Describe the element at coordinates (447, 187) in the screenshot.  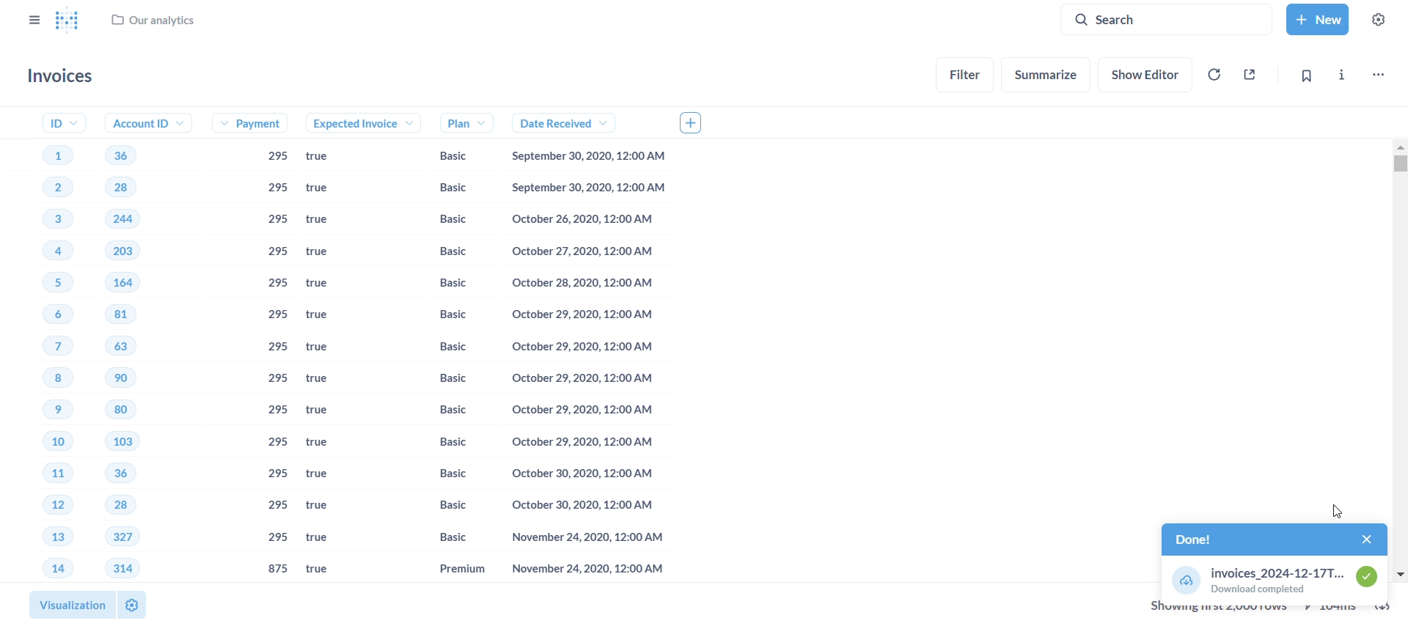
I see `Basic` at that location.